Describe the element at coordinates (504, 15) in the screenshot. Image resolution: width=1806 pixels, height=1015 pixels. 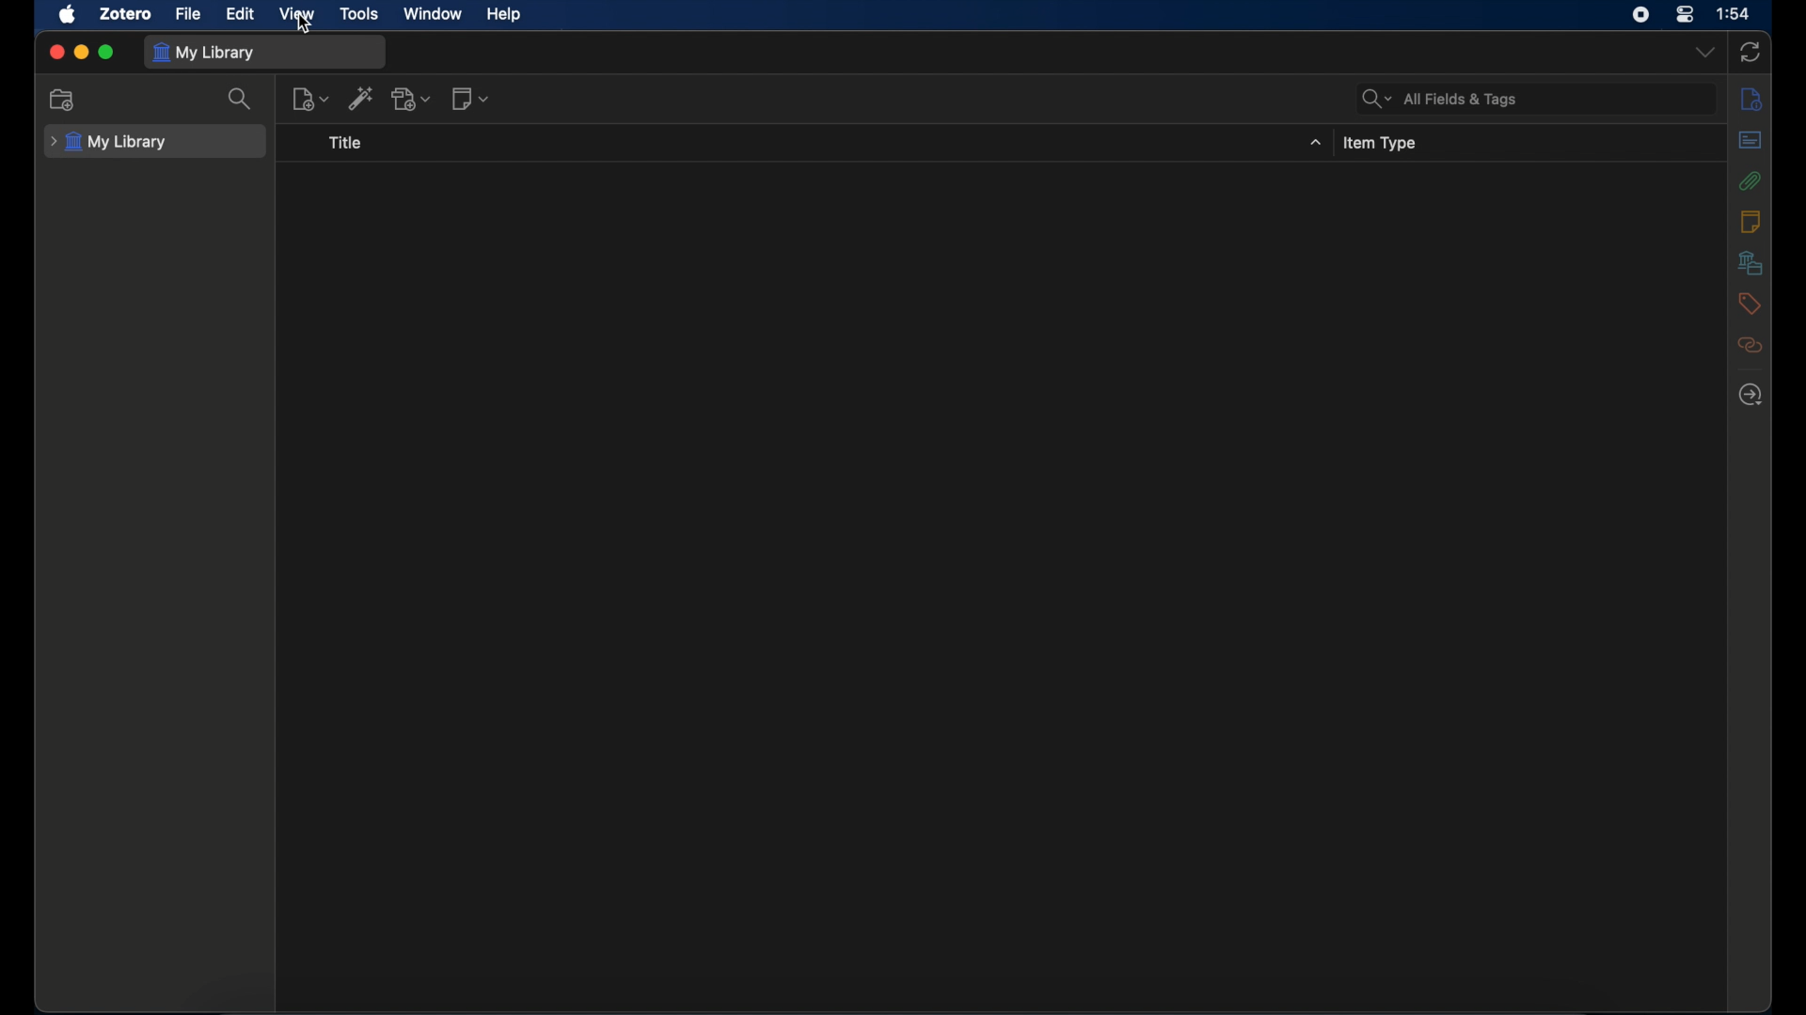
I see `help` at that location.